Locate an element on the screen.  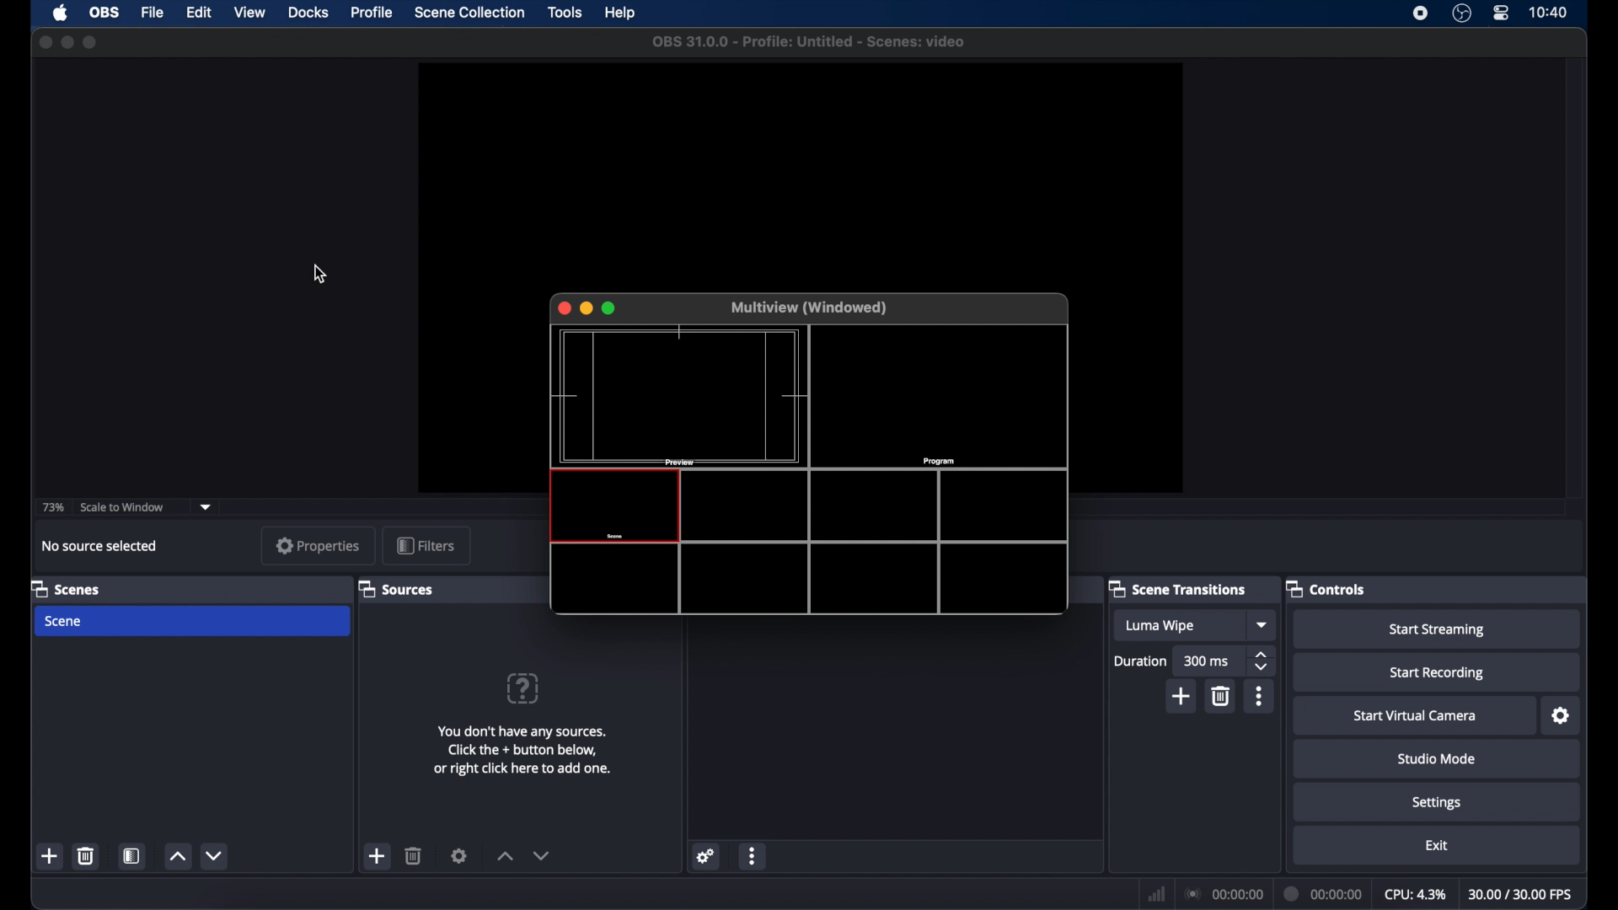
scene transitions is located at coordinates (1178, 588).